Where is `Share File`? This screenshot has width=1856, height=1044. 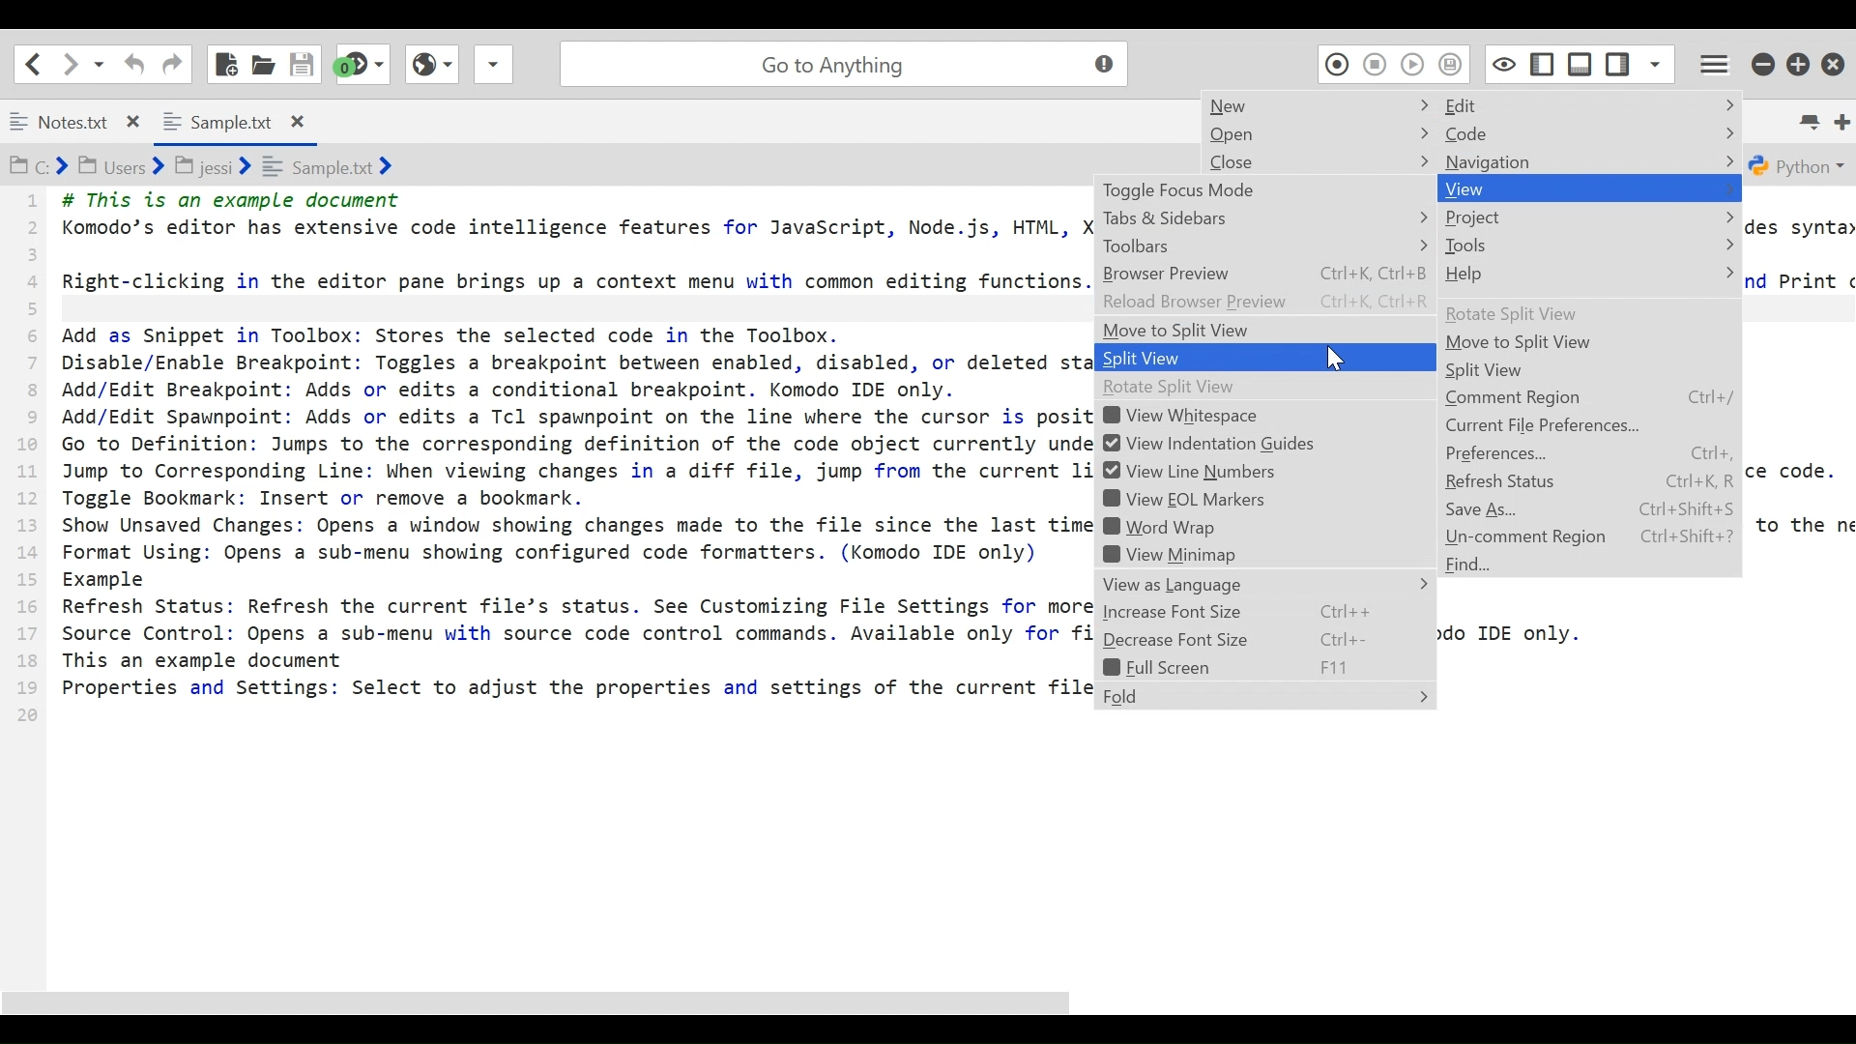 Share File is located at coordinates (491, 64).